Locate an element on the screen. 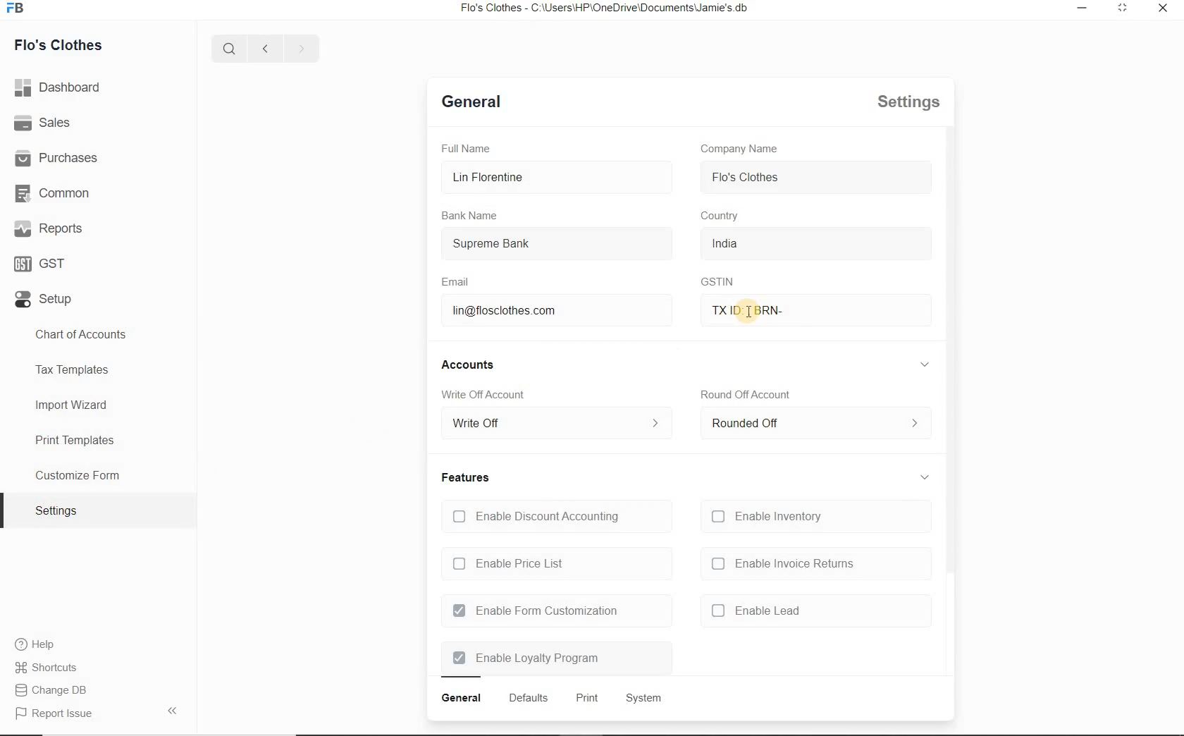  lin@flosclothes.com is located at coordinates (523, 312).